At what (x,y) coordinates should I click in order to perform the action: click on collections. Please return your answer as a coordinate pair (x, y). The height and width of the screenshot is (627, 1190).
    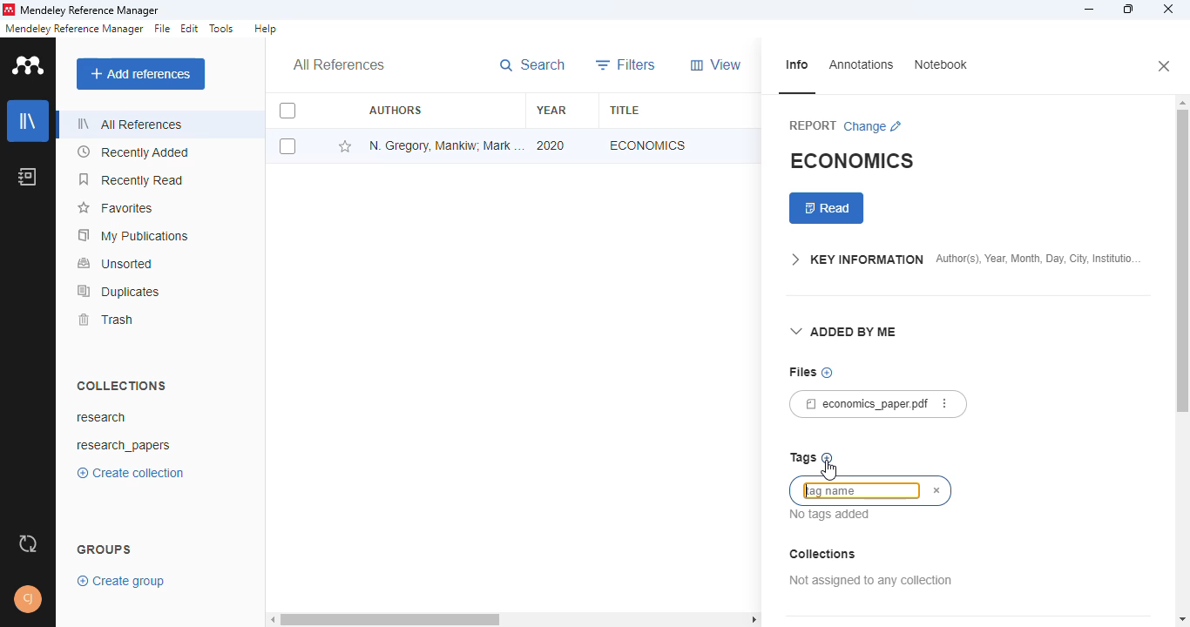
    Looking at the image, I should click on (823, 554).